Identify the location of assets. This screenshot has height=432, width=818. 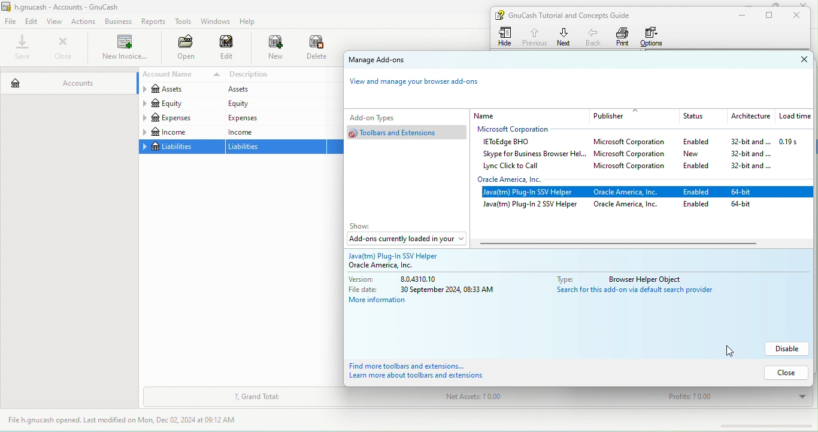
(273, 90).